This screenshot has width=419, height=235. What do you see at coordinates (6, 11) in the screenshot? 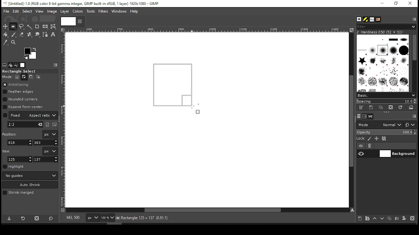
I see `file` at bounding box center [6, 11].